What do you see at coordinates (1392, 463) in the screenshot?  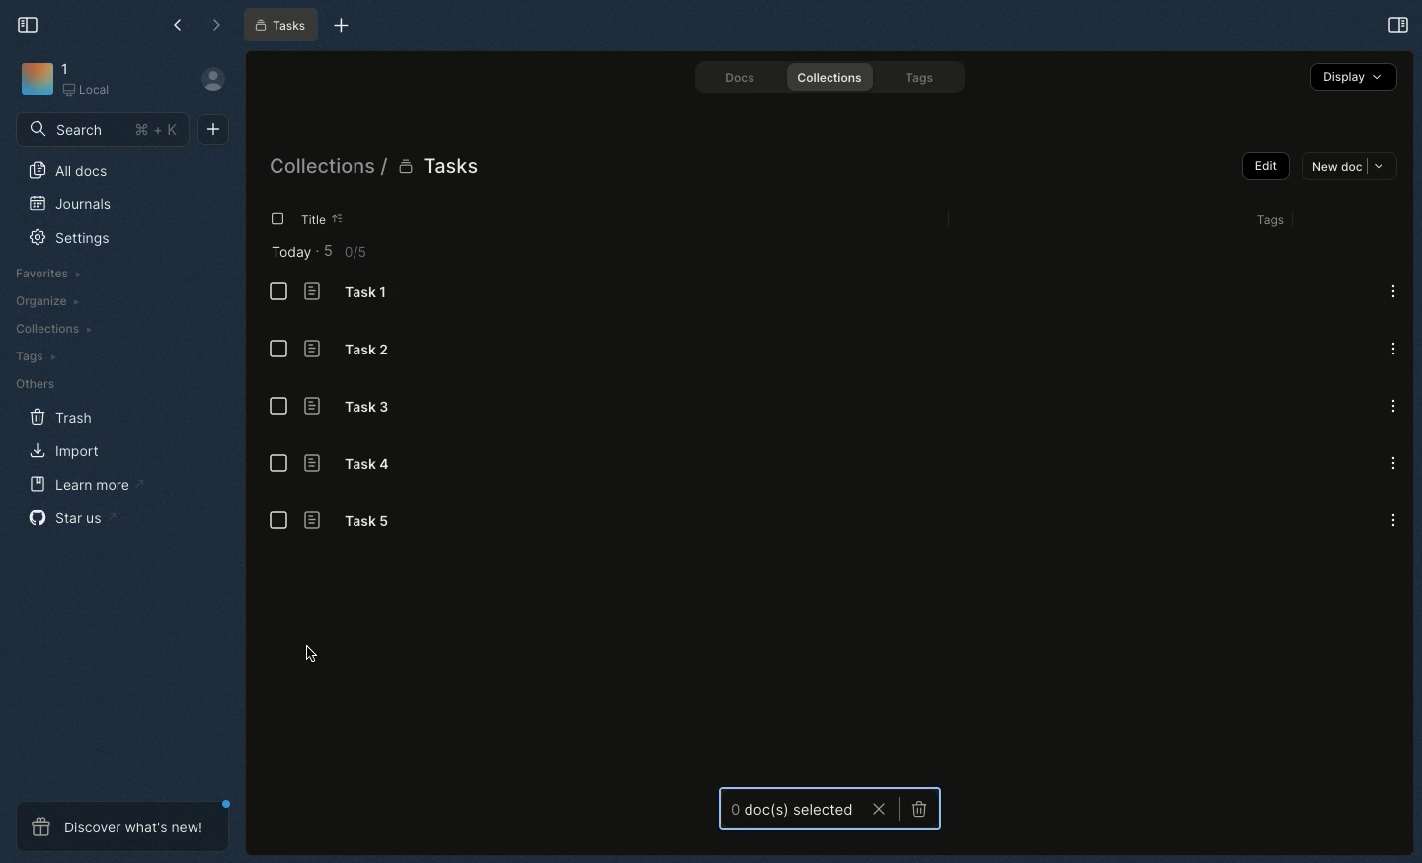 I see `Options` at bounding box center [1392, 463].